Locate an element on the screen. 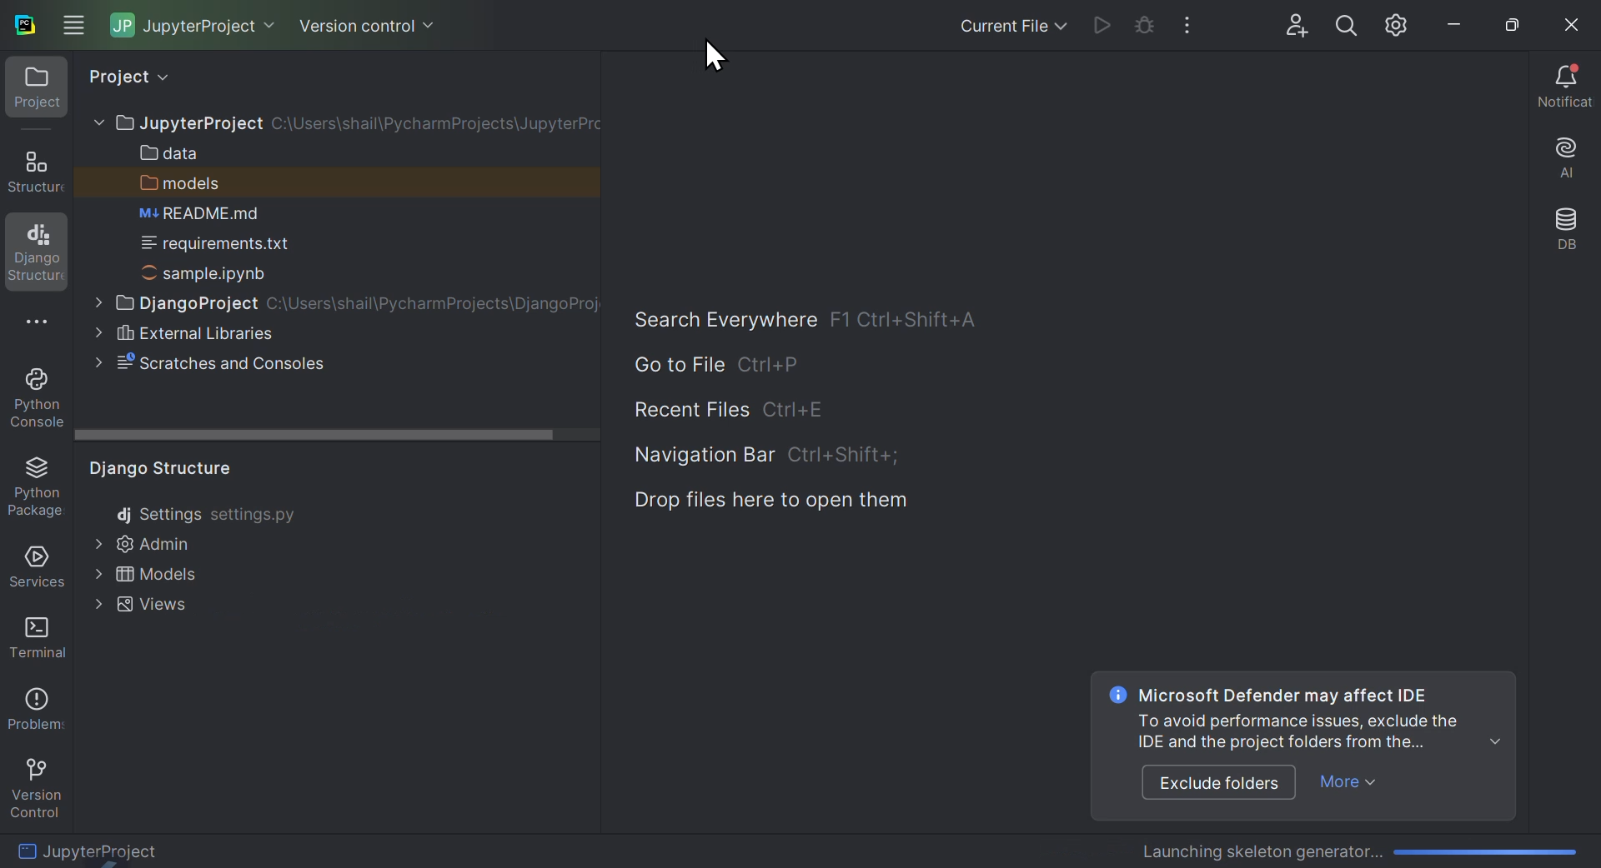  External libraries is located at coordinates (193, 333).